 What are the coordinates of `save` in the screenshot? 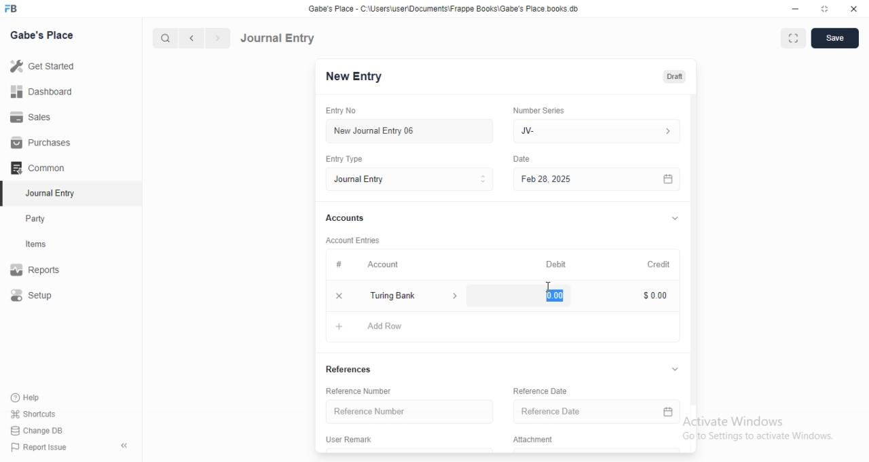 It's located at (836, 38).